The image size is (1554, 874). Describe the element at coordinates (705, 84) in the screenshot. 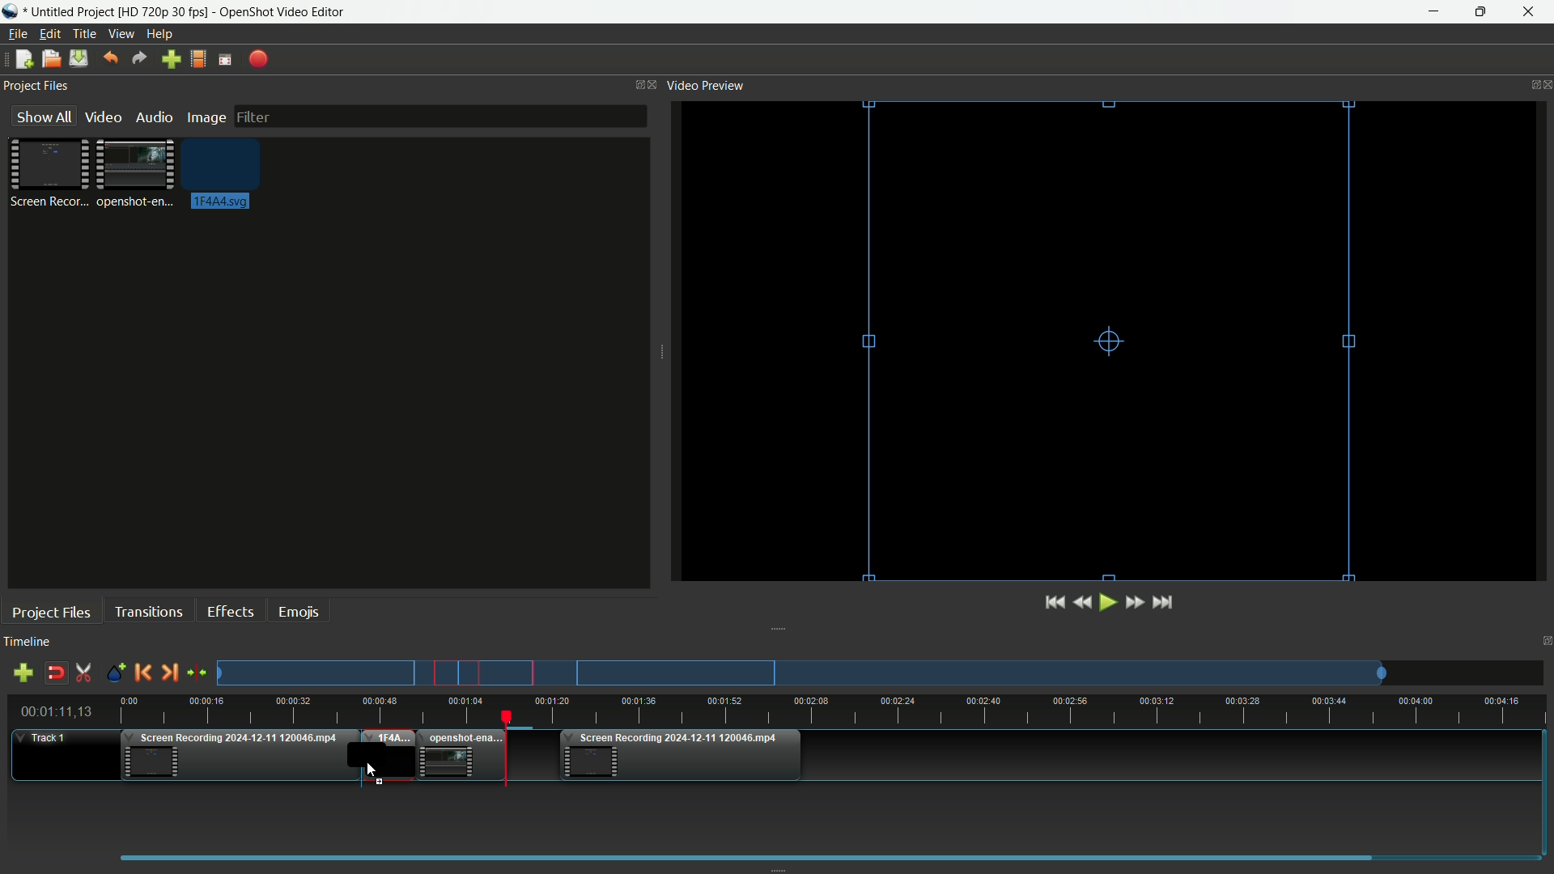

I see `Video preview` at that location.